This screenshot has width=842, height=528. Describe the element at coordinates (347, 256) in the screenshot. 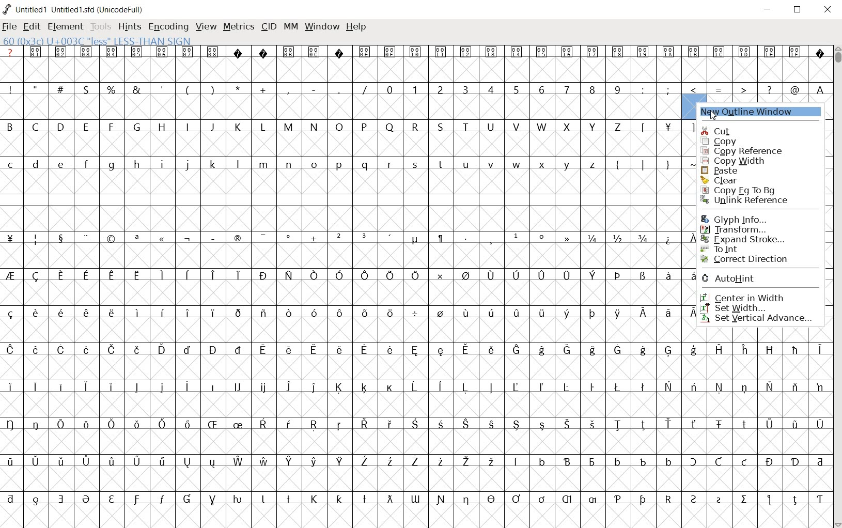

I see `empty cells` at that location.